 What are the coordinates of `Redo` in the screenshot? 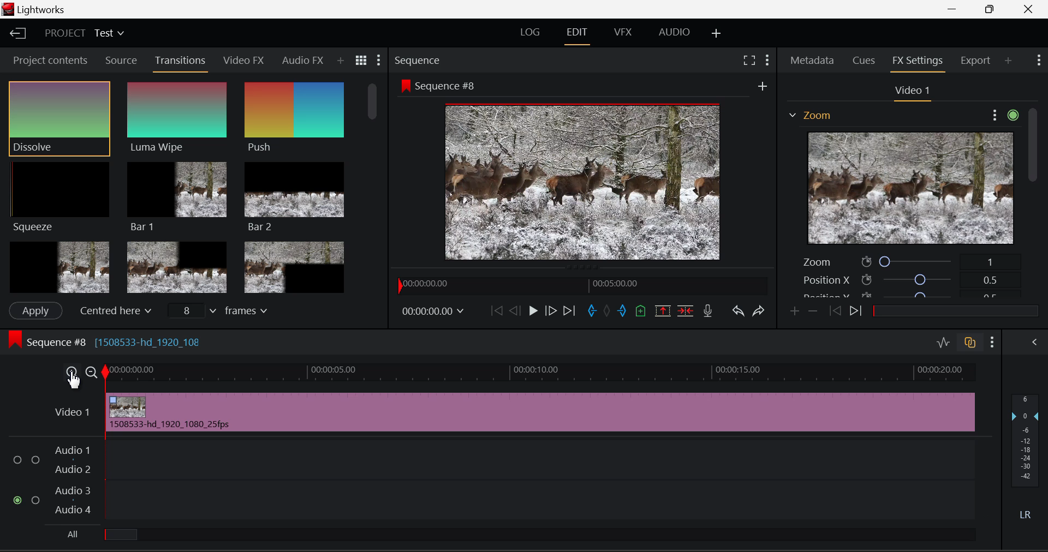 It's located at (758, 310).